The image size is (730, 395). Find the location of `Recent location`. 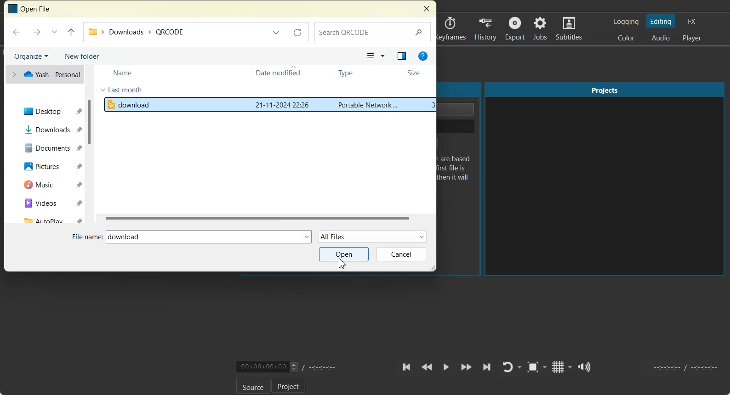

Recent location is located at coordinates (54, 32).